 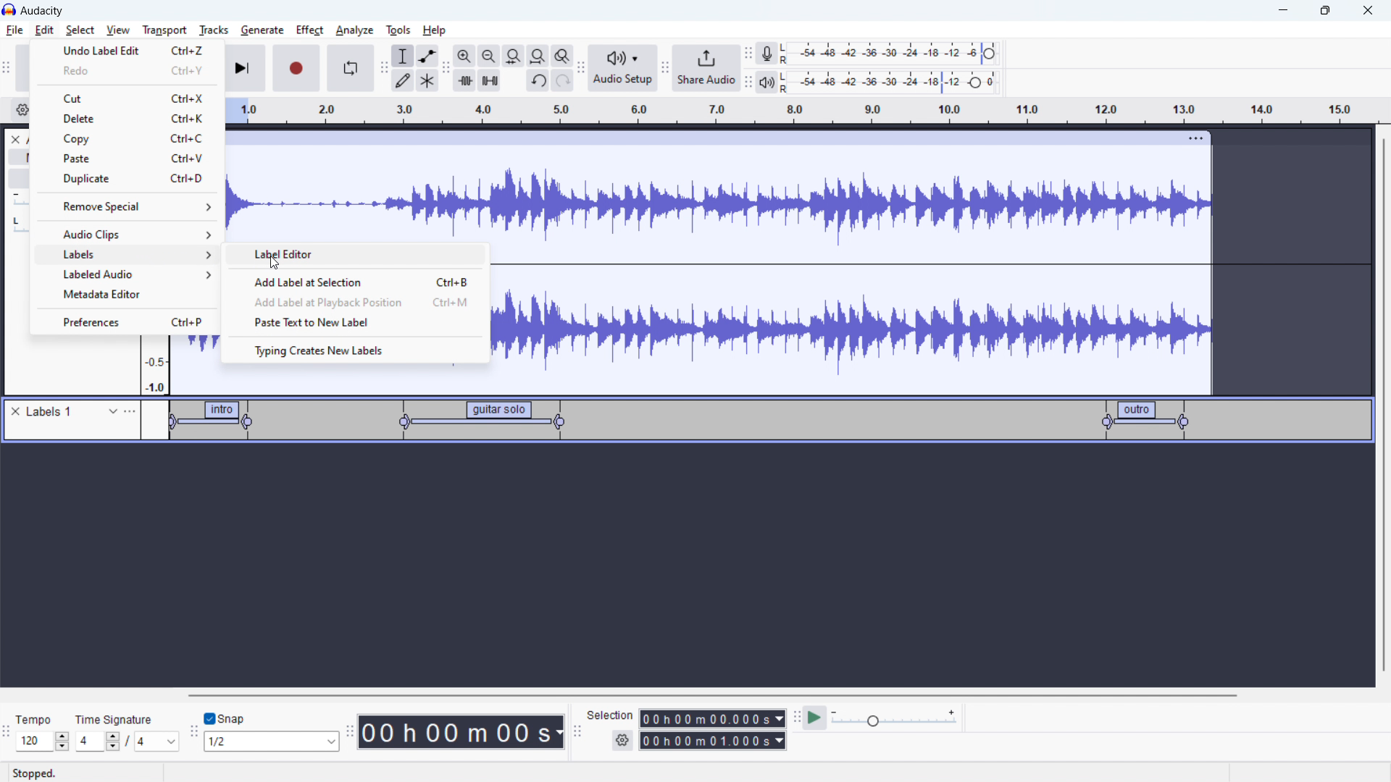 I want to click on expand, so click(x=113, y=411).